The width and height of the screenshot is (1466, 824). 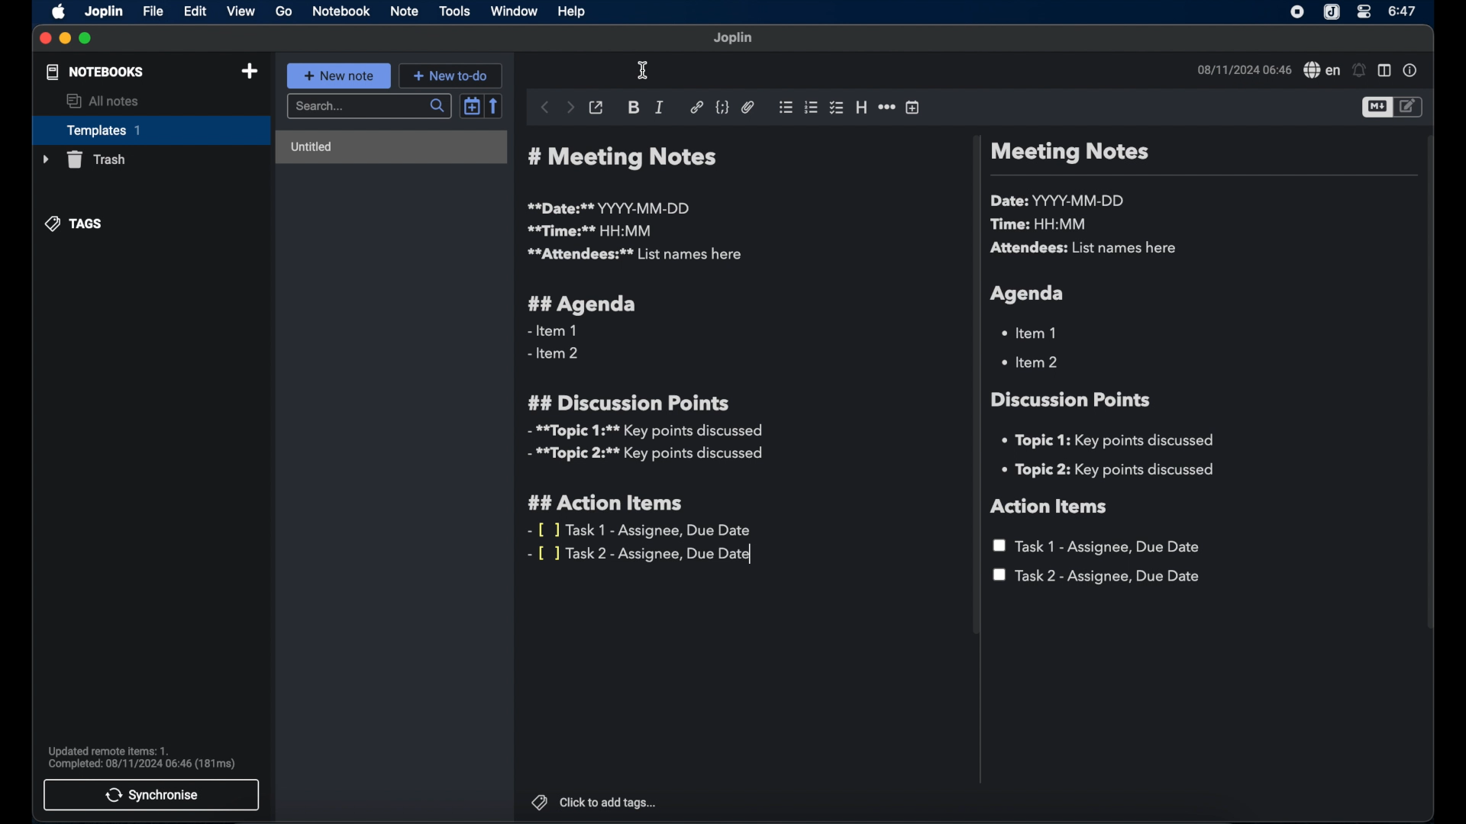 What do you see at coordinates (1032, 332) in the screenshot?
I see `item 1` at bounding box center [1032, 332].